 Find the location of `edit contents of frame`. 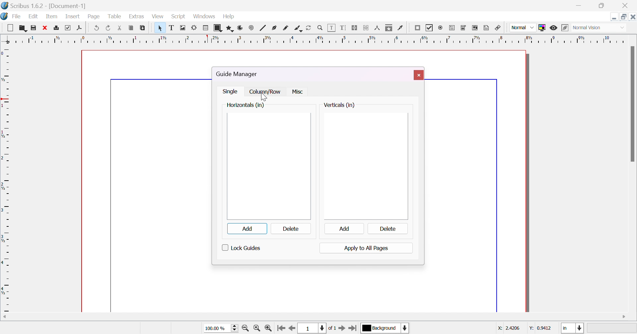

edit contents of frame is located at coordinates (333, 28).